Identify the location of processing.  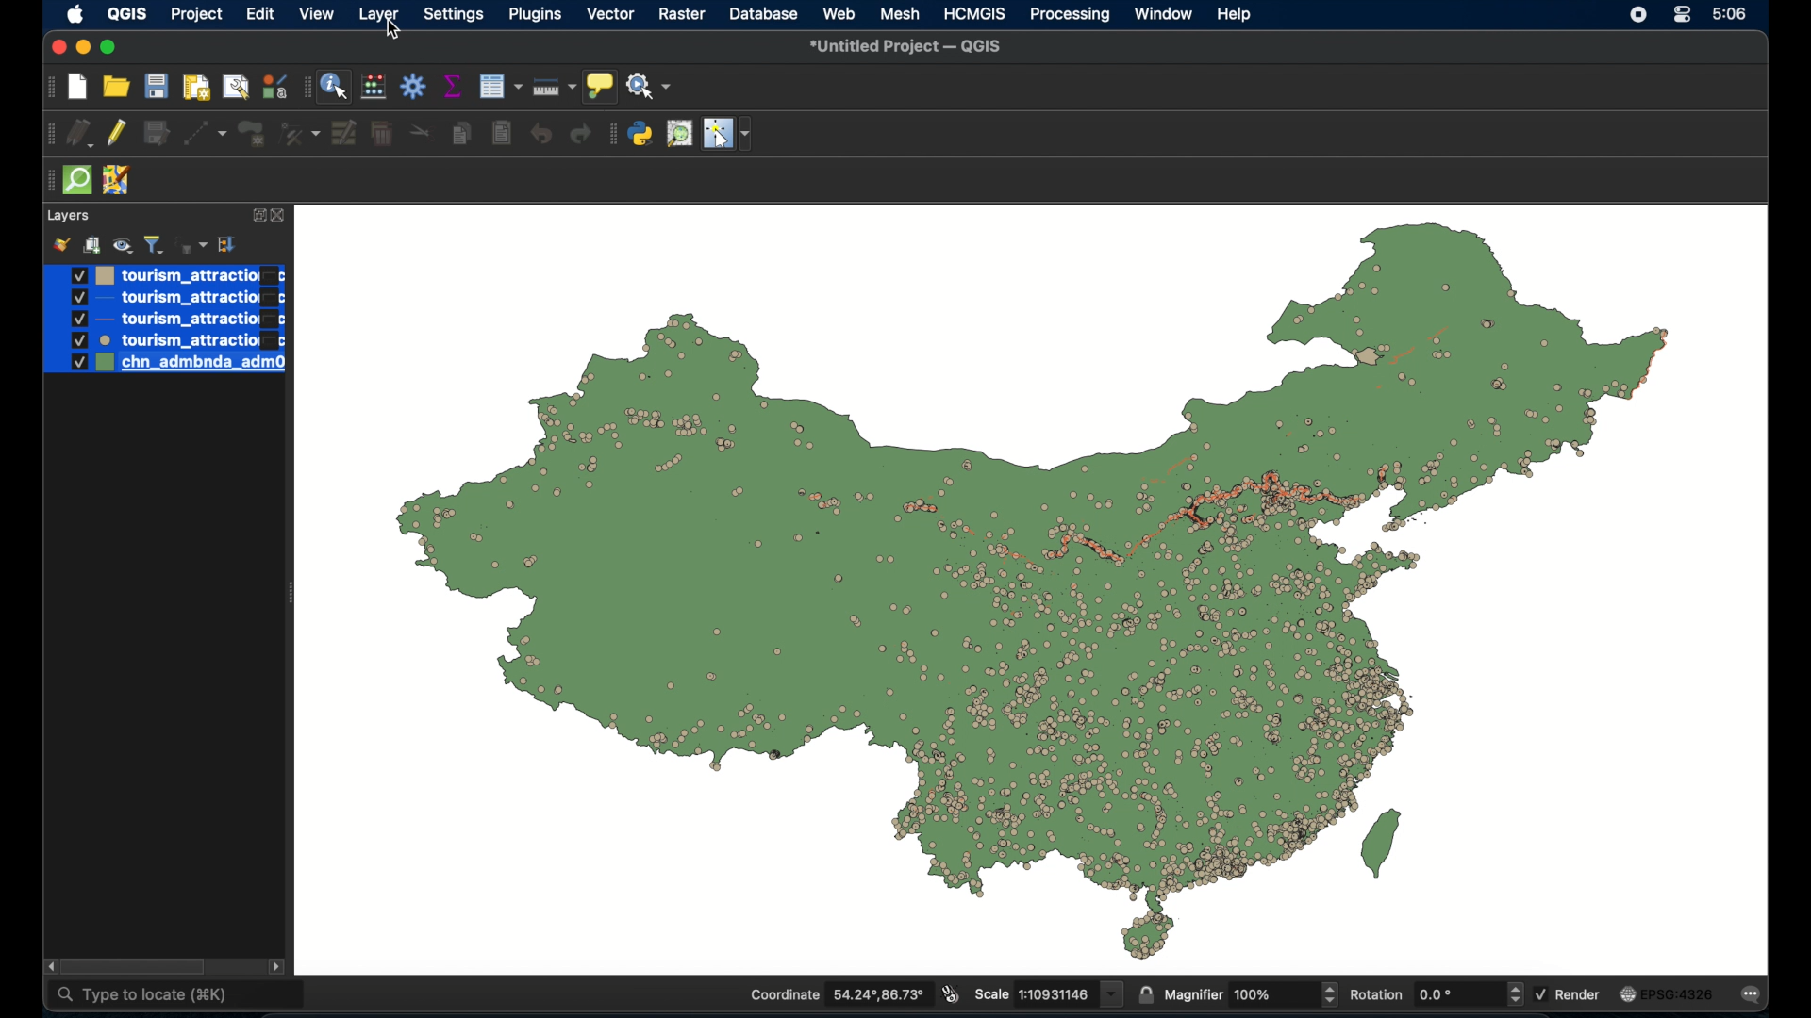
(1069, 15).